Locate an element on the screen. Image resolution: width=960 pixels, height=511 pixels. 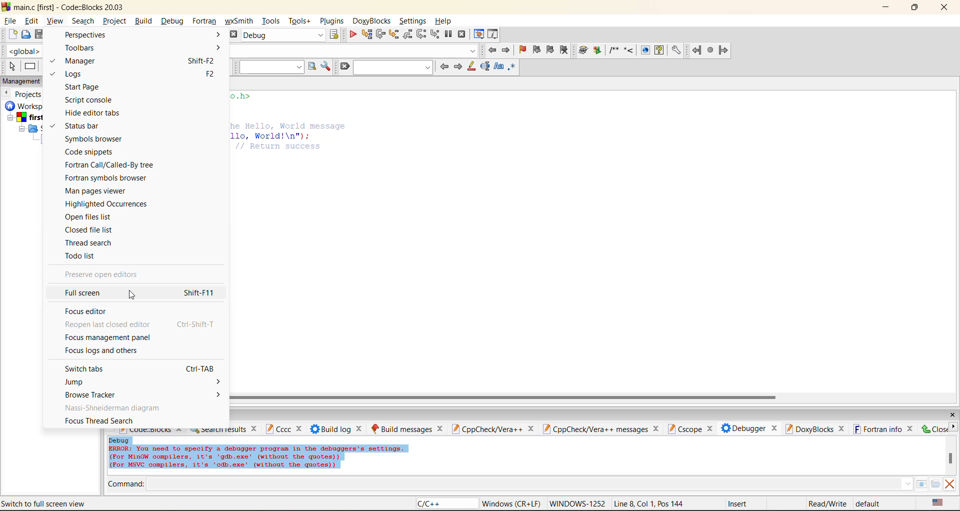
build is located at coordinates (143, 20).